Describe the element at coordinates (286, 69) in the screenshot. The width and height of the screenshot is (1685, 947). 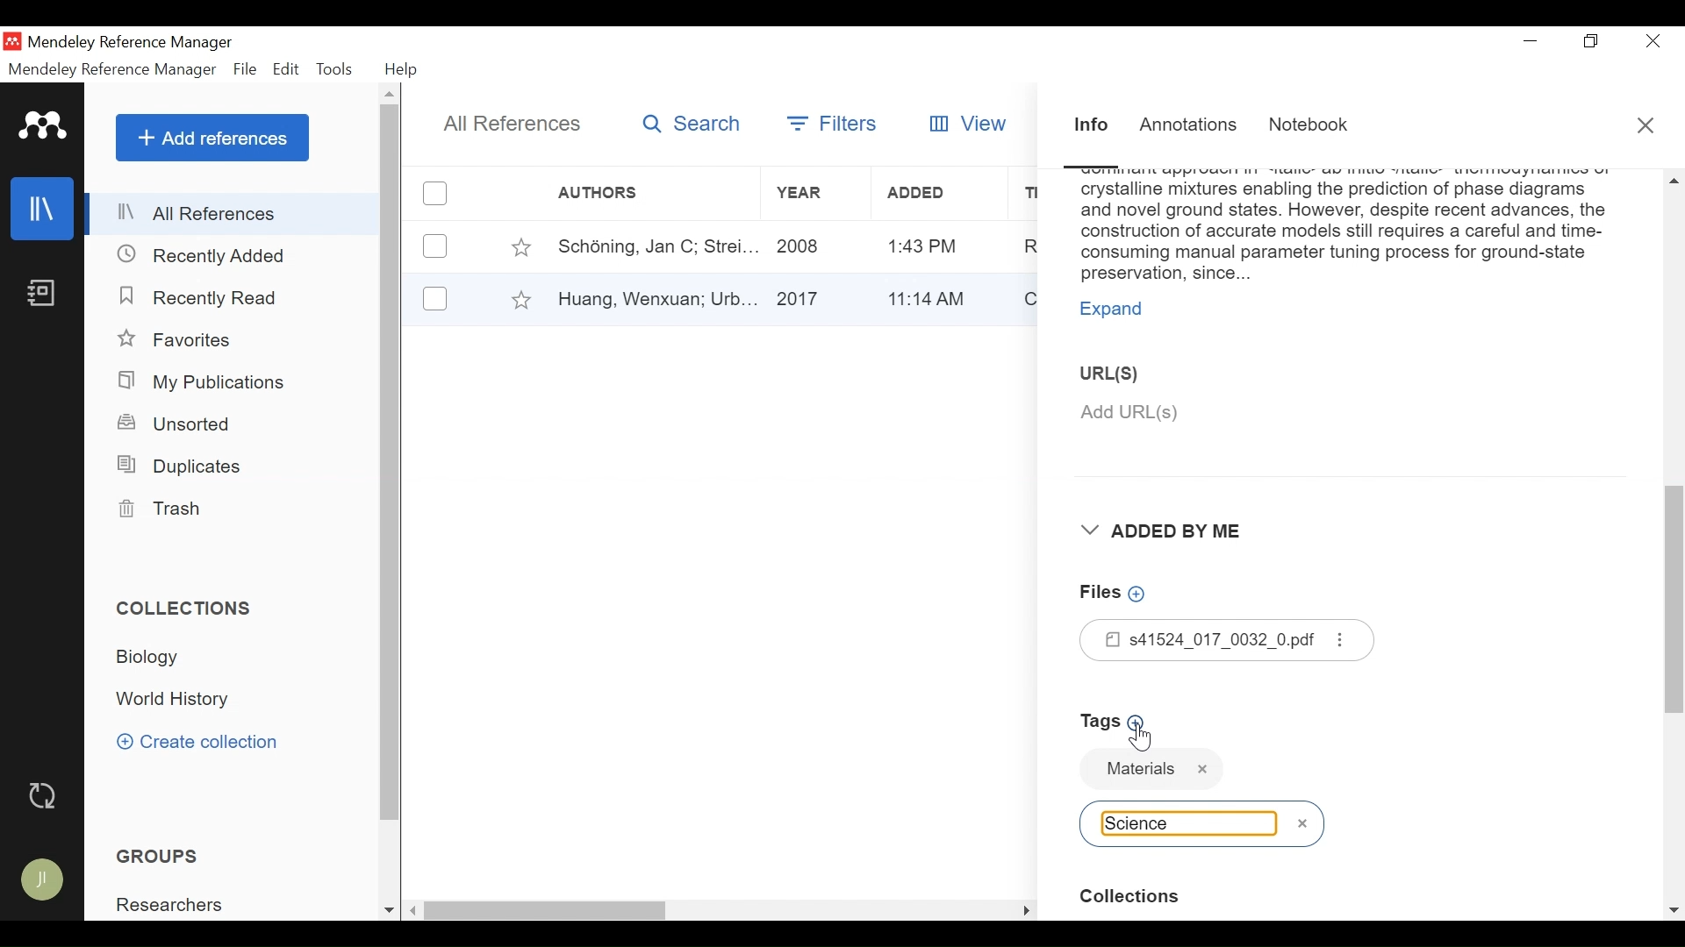
I see `Edit` at that location.